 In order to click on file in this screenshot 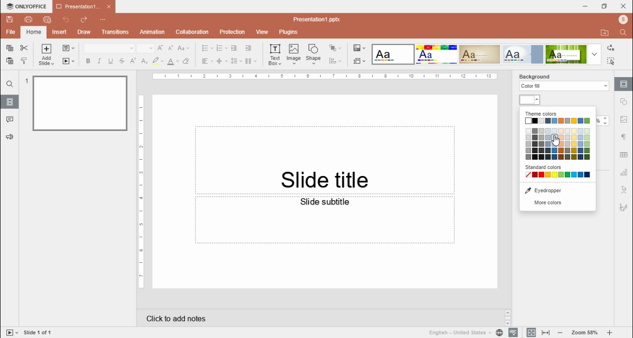, I will do `click(10, 32)`.